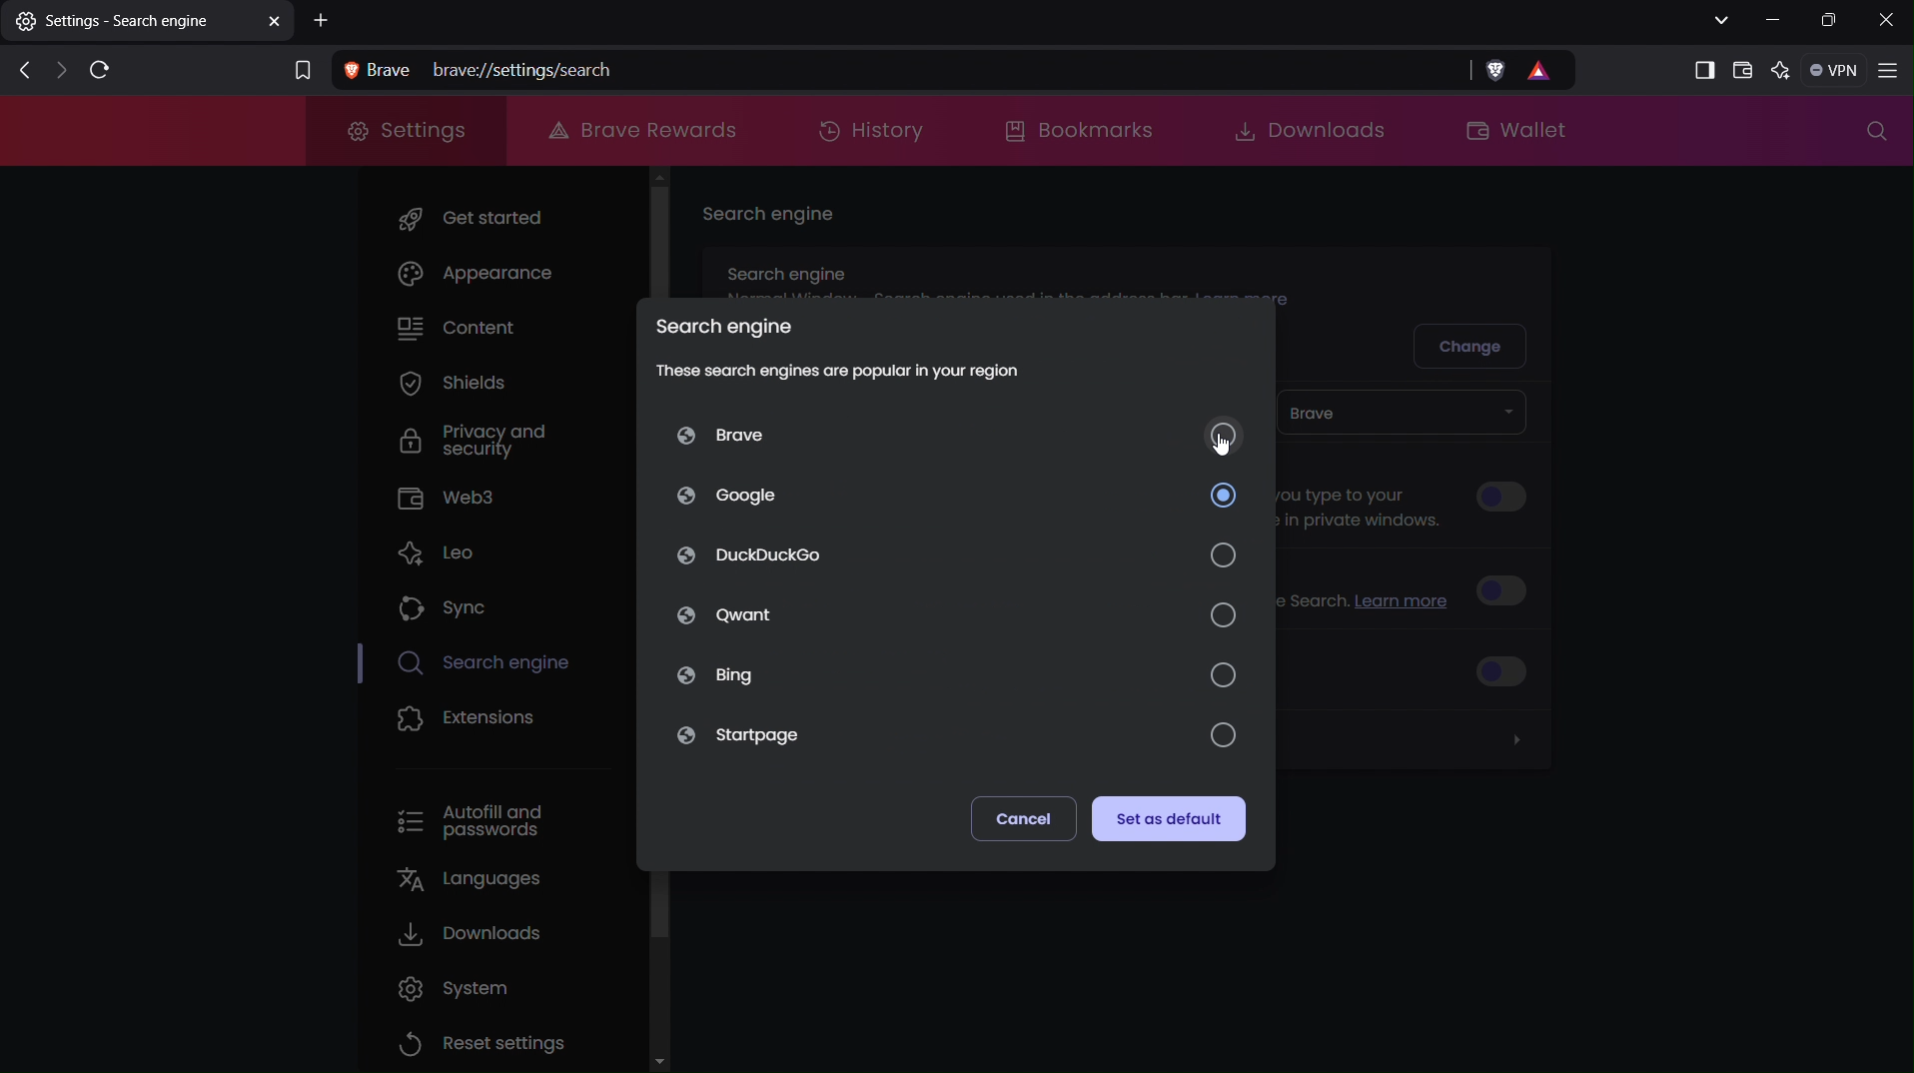 The width and height of the screenshot is (1914, 1073). I want to click on Get Started, so click(505, 217).